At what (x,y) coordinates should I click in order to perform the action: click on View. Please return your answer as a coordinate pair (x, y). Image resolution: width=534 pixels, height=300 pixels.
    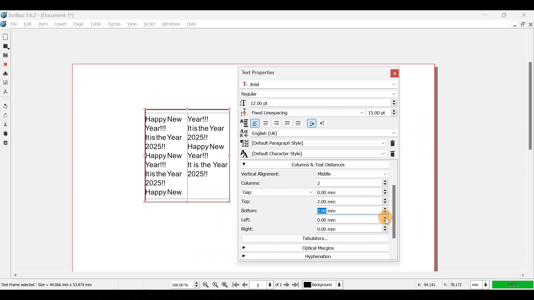
    Looking at the image, I should click on (131, 23).